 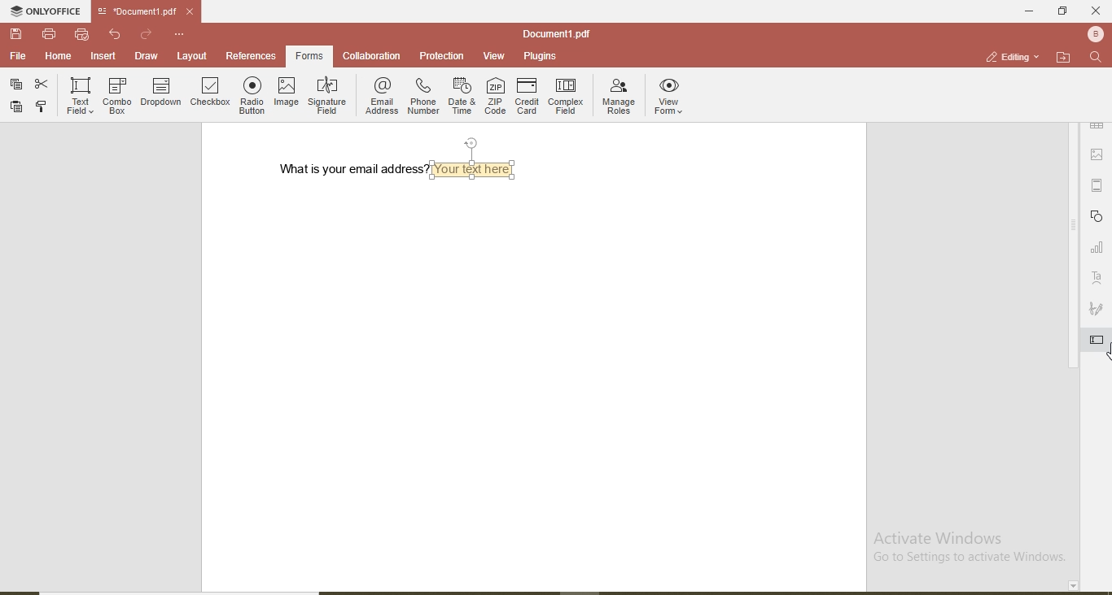 I want to click on view forms, so click(x=672, y=98).